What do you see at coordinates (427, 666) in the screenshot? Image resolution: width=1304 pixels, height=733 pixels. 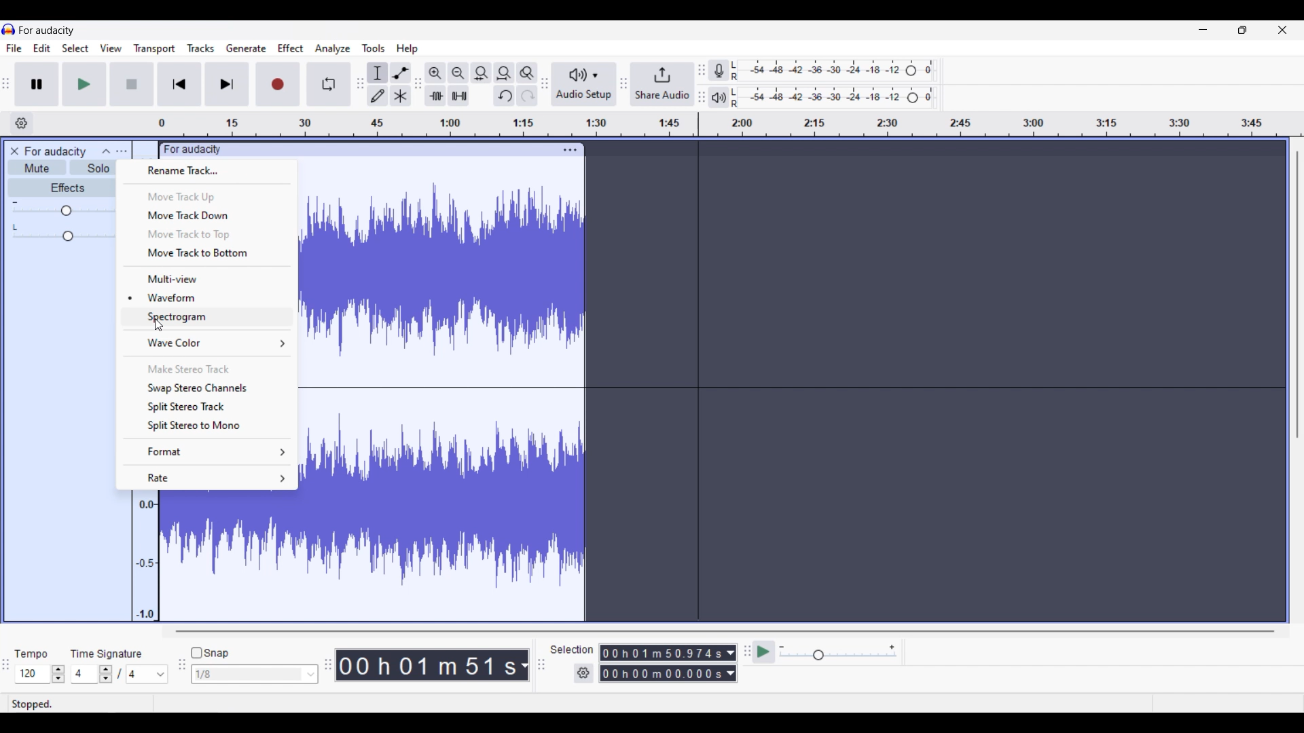 I see `Current duration` at bounding box center [427, 666].